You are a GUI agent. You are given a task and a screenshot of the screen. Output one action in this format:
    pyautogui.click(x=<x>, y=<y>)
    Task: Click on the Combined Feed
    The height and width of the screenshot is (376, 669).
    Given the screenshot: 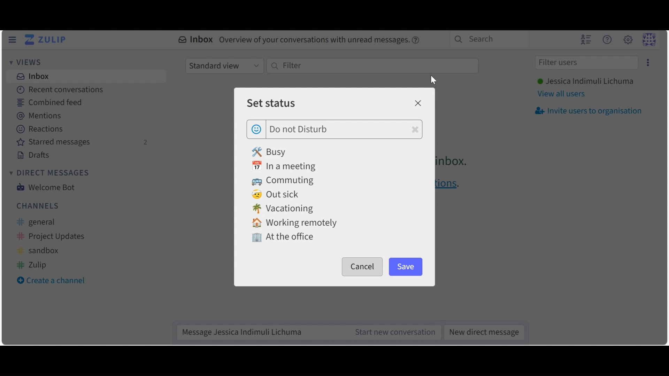 What is the action you would take?
    pyautogui.click(x=49, y=103)
    